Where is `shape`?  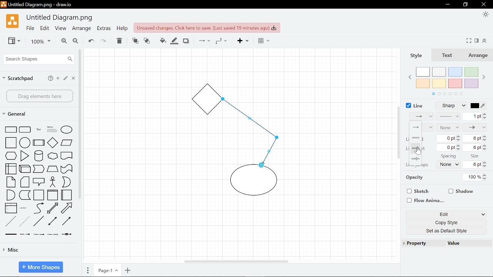 shape is located at coordinates (25, 195).